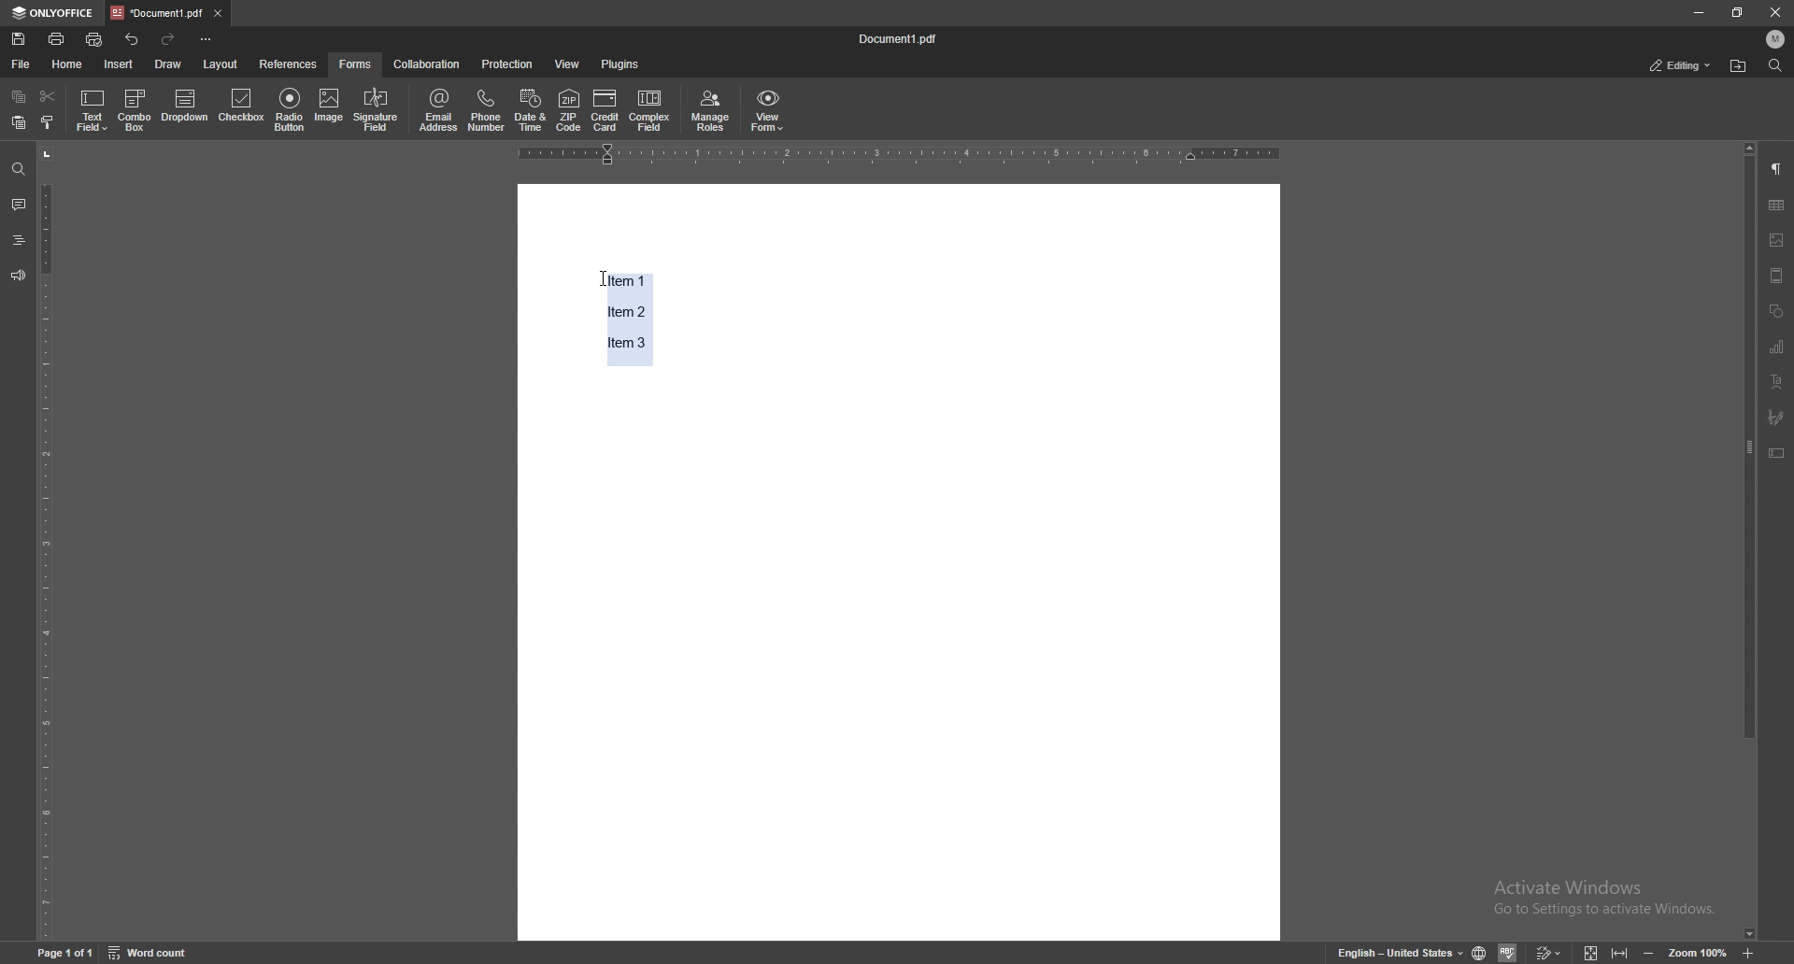  What do you see at coordinates (1507, 952) in the screenshot?
I see `spell check` at bounding box center [1507, 952].